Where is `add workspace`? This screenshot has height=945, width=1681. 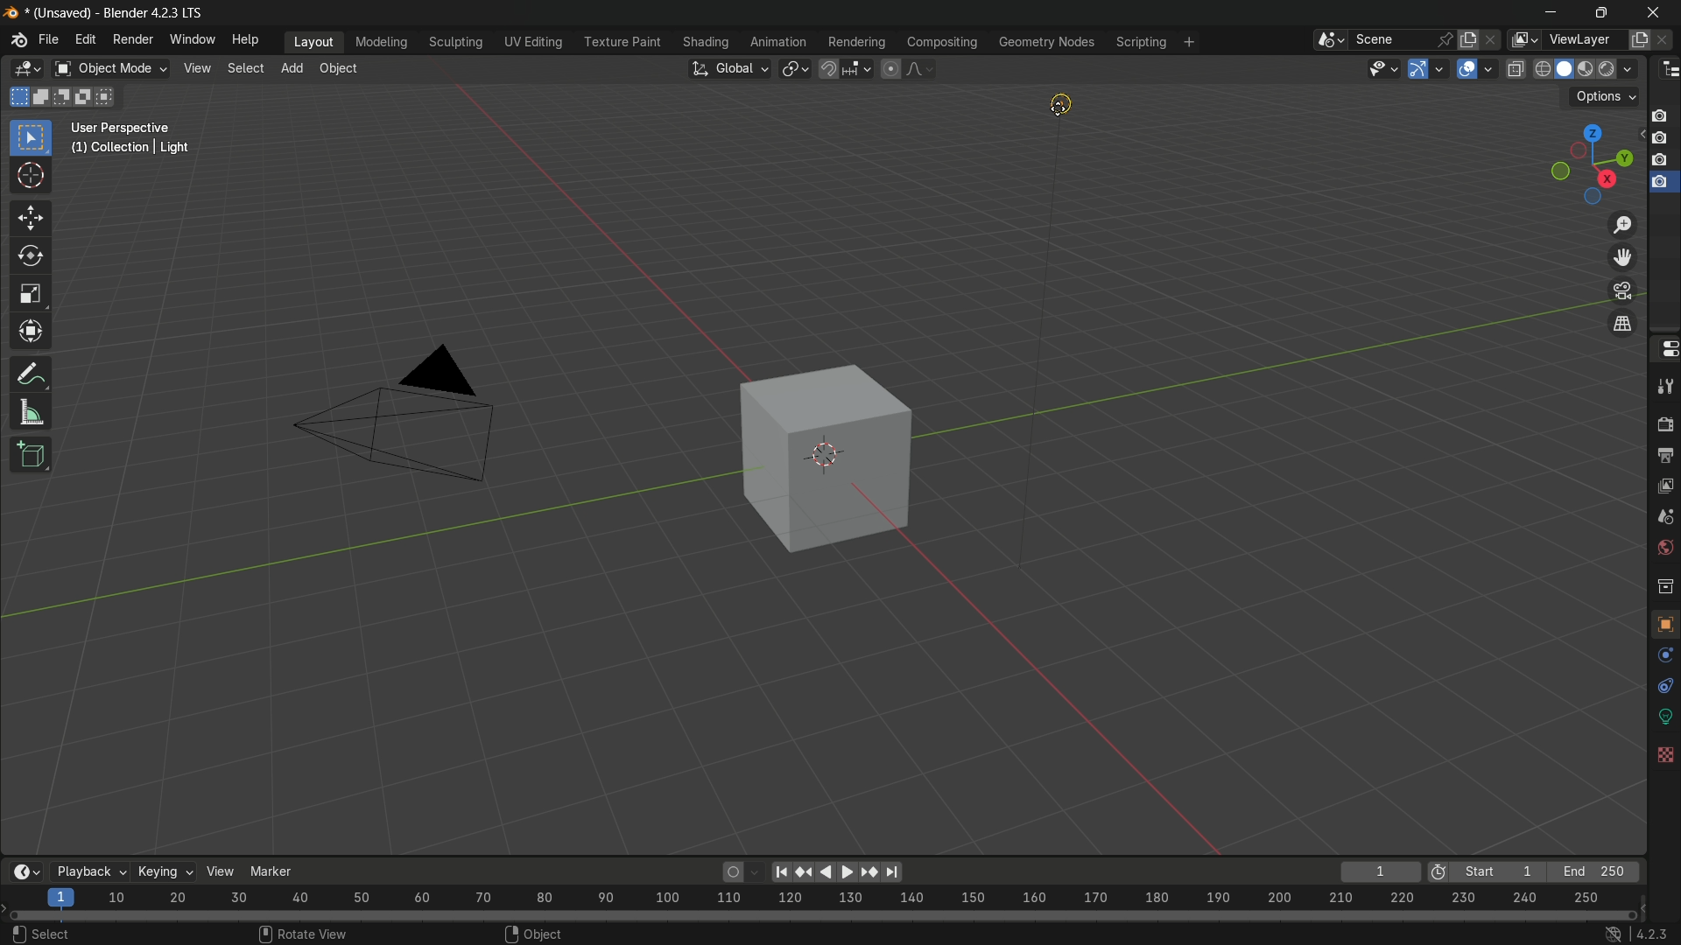 add workspace is located at coordinates (1190, 42).